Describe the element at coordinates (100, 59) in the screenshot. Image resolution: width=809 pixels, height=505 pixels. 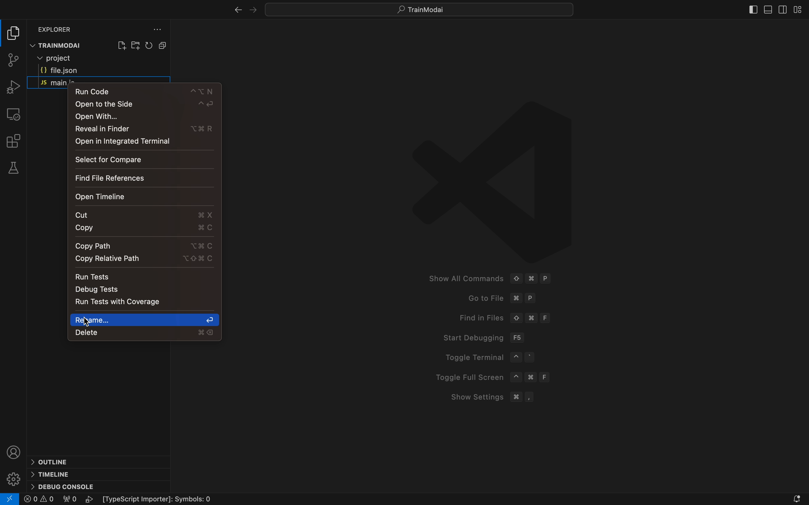
I see `current folder` at that location.